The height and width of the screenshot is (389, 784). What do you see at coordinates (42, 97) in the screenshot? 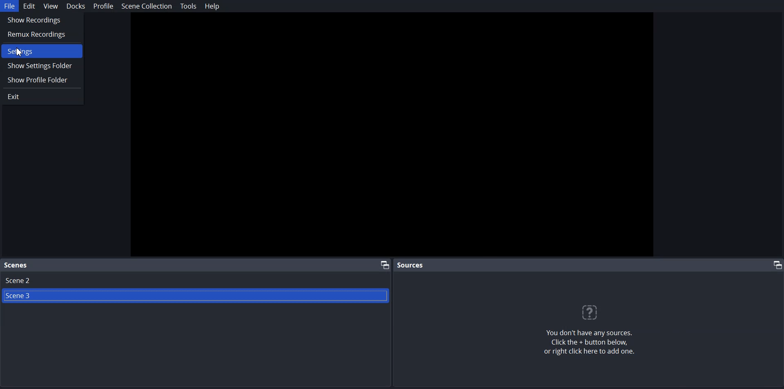
I see `Exit` at bounding box center [42, 97].